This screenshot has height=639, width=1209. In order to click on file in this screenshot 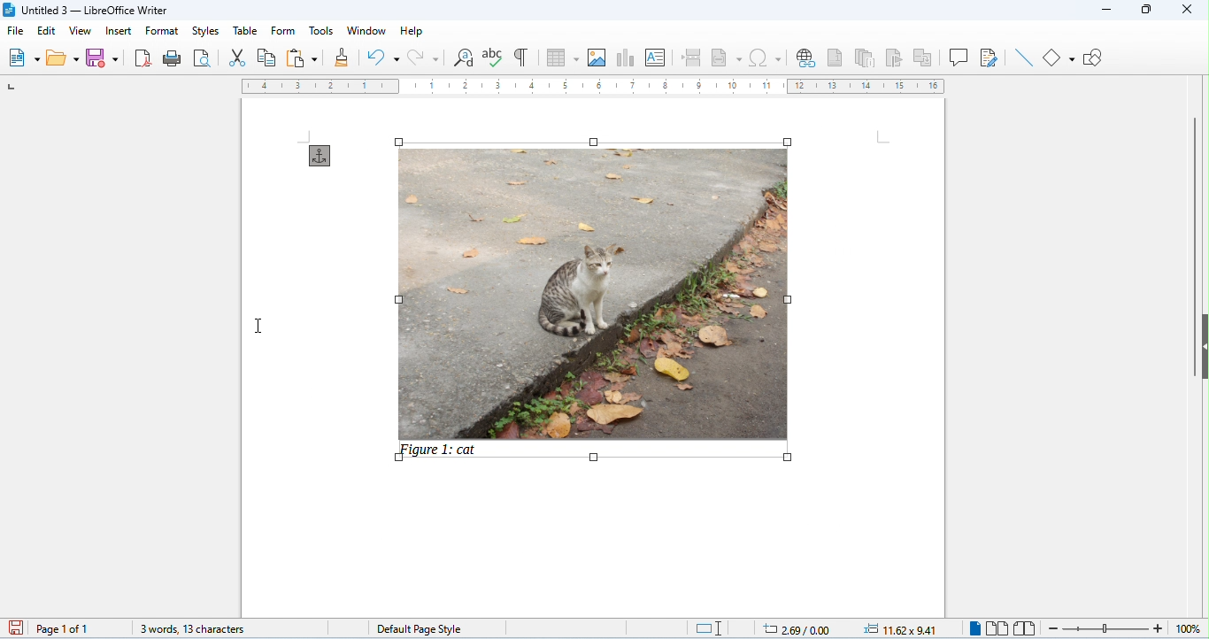, I will do `click(15, 32)`.